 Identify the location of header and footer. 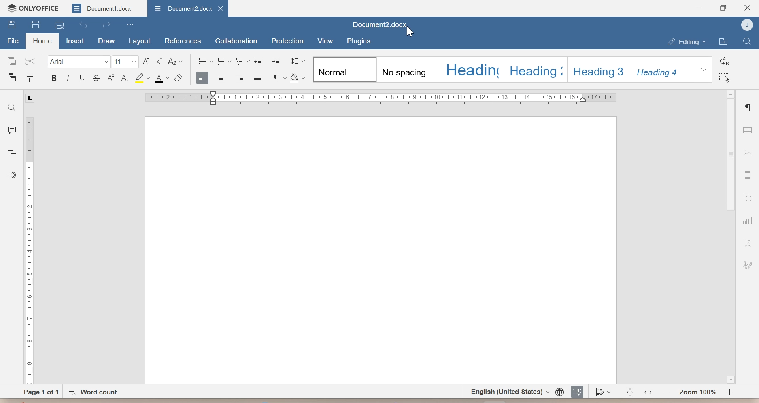
(747, 175).